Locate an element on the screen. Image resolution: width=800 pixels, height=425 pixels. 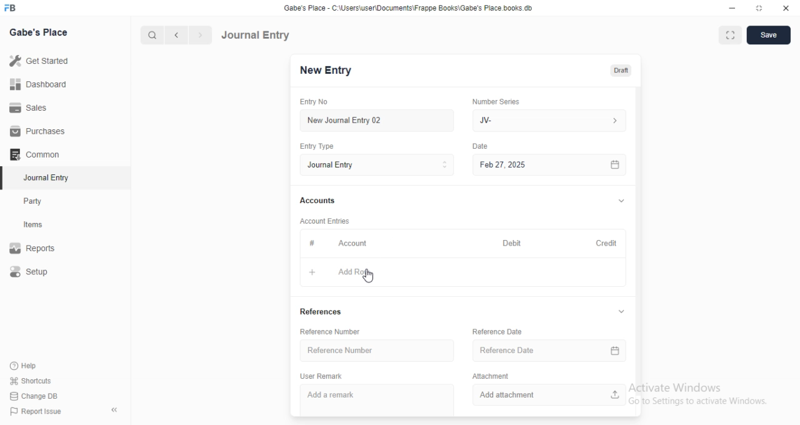
Party is located at coordinates (34, 201).